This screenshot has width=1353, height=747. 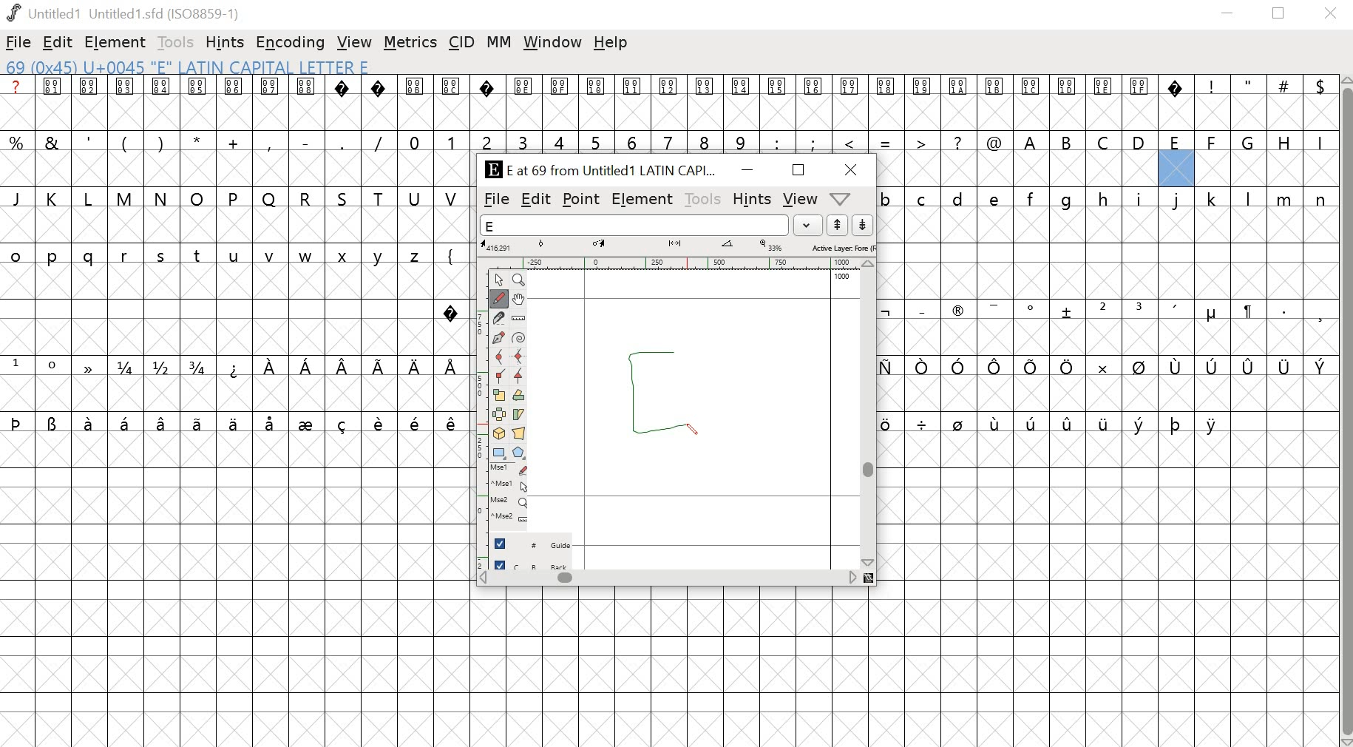 What do you see at coordinates (112, 41) in the screenshot?
I see `element` at bounding box center [112, 41].